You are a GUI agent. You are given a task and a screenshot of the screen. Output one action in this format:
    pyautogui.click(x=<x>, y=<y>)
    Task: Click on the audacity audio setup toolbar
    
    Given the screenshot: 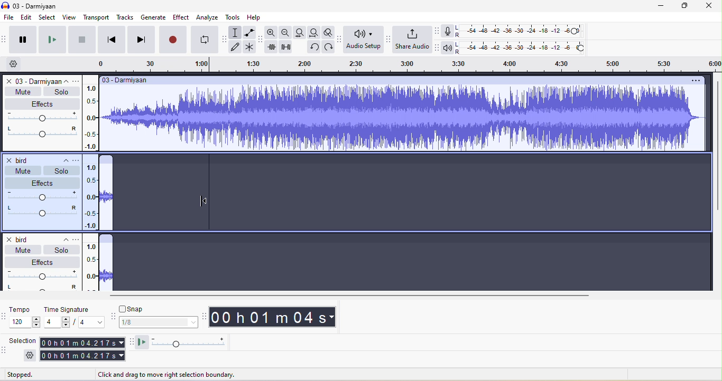 What is the action you would take?
    pyautogui.click(x=339, y=39)
    